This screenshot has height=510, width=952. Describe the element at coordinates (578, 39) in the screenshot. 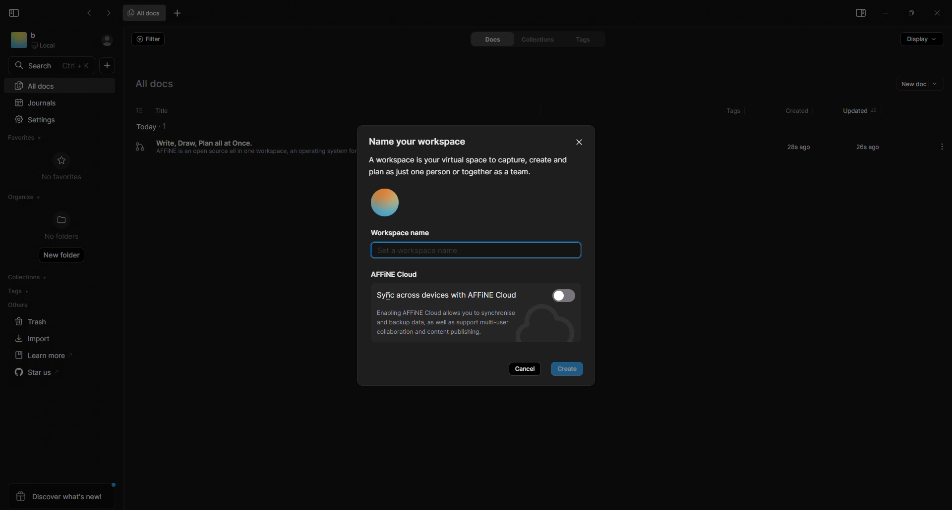

I see `tags` at that location.